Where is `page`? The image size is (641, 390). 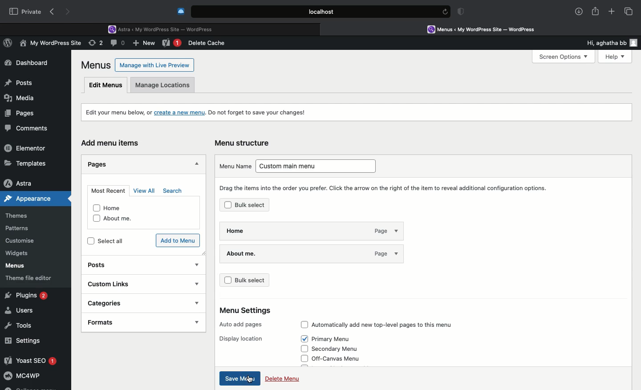 page is located at coordinates (387, 232).